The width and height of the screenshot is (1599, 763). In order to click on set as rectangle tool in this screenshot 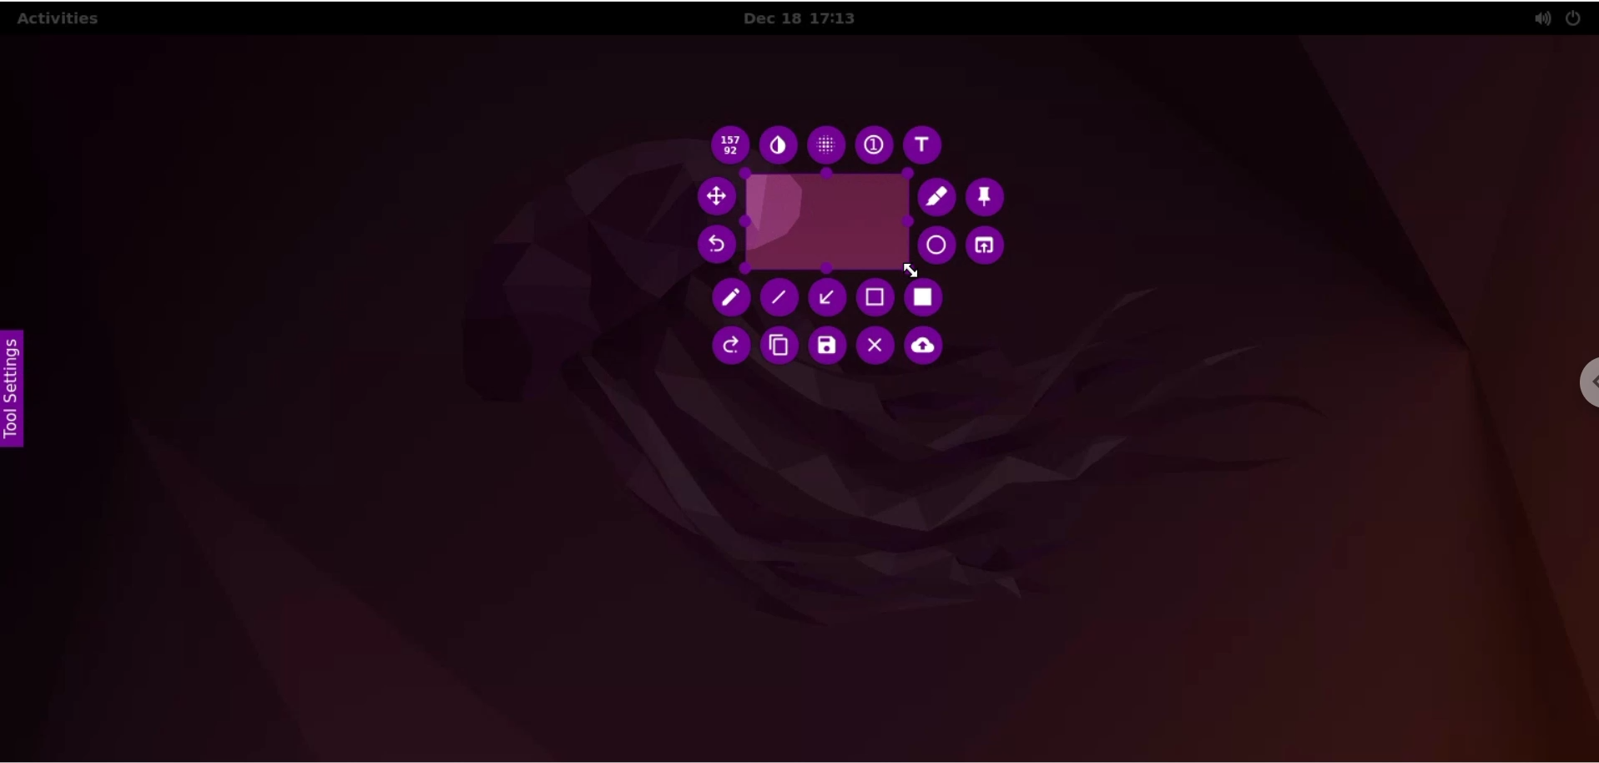, I will do `click(927, 298)`.